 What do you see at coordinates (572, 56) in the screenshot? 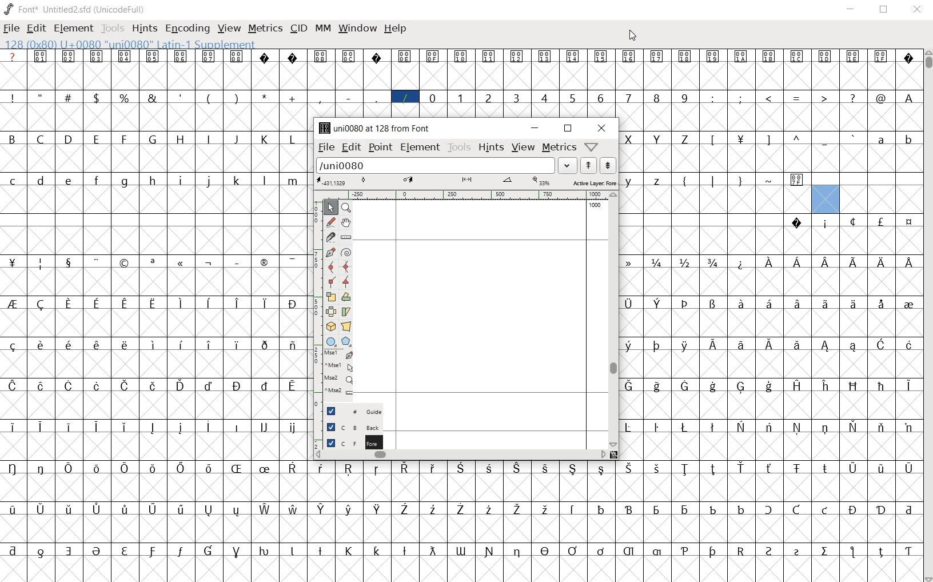
I see `glyph` at bounding box center [572, 56].